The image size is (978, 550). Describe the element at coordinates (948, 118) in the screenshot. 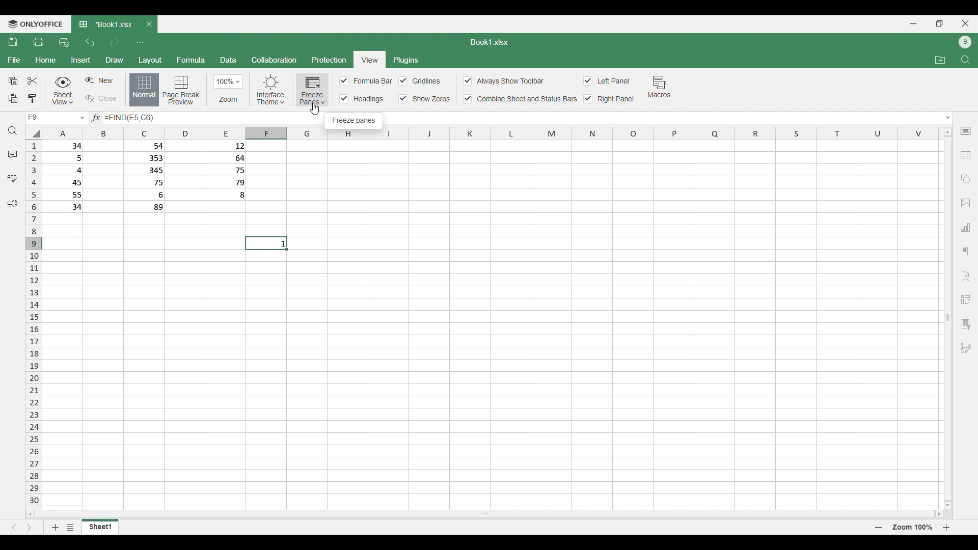

I see `Expand/Collapse` at that location.